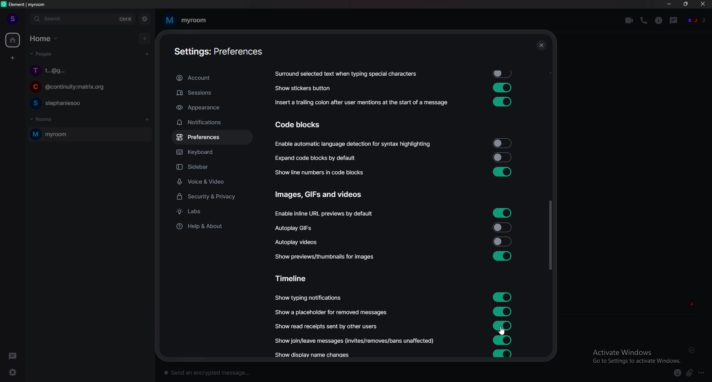  What do you see at coordinates (211, 93) in the screenshot?
I see `sessions` at bounding box center [211, 93].